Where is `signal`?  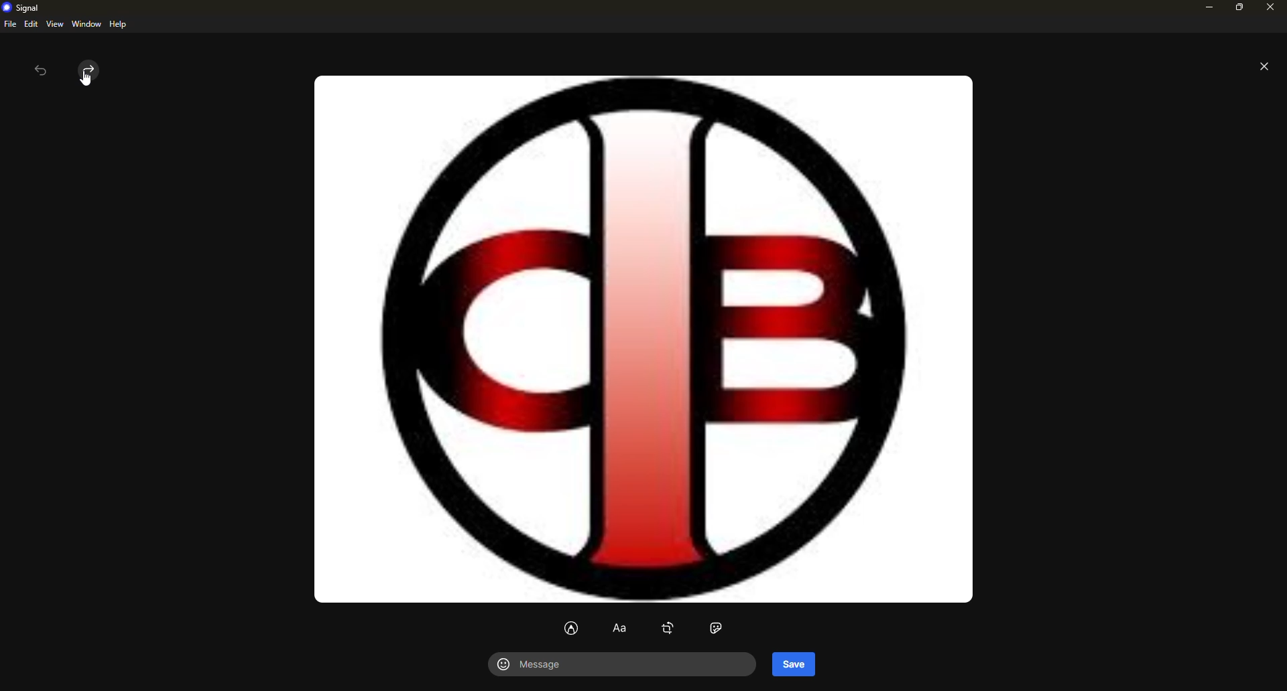
signal is located at coordinates (24, 8).